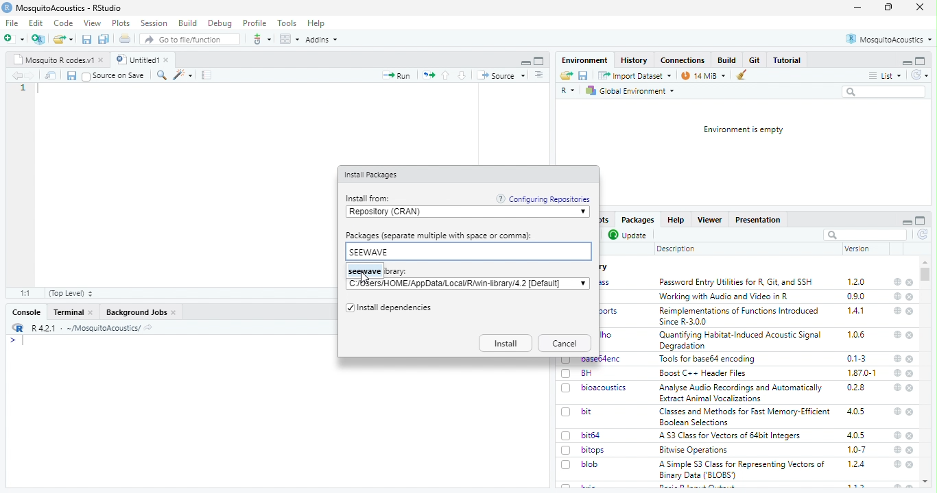  What do you see at coordinates (857, 282) in the screenshot?
I see `120` at bounding box center [857, 282].